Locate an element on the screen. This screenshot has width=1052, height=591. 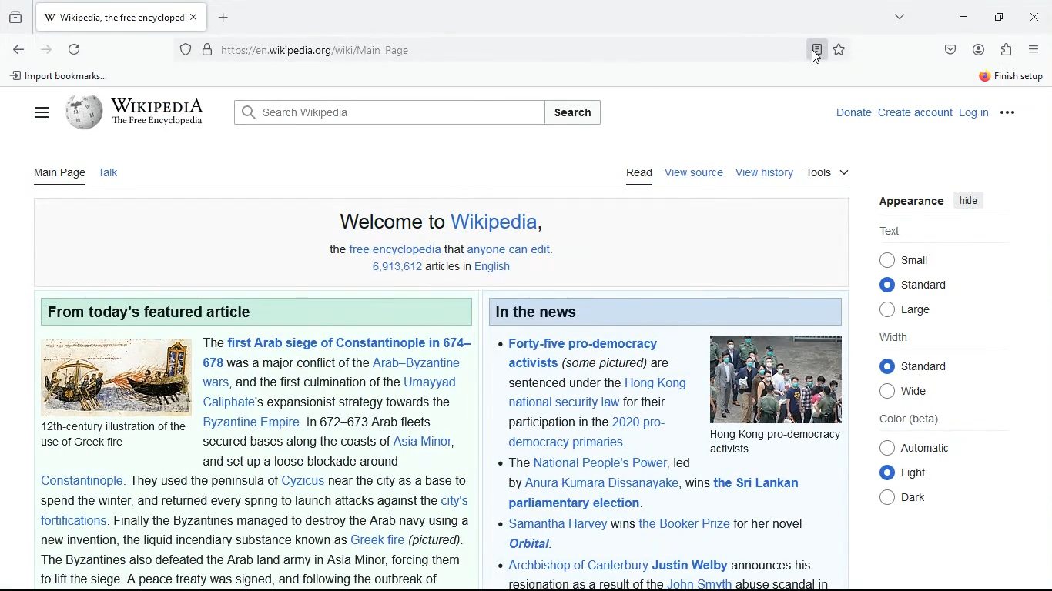
import bookmarks... is located at coordinates (64, 76).